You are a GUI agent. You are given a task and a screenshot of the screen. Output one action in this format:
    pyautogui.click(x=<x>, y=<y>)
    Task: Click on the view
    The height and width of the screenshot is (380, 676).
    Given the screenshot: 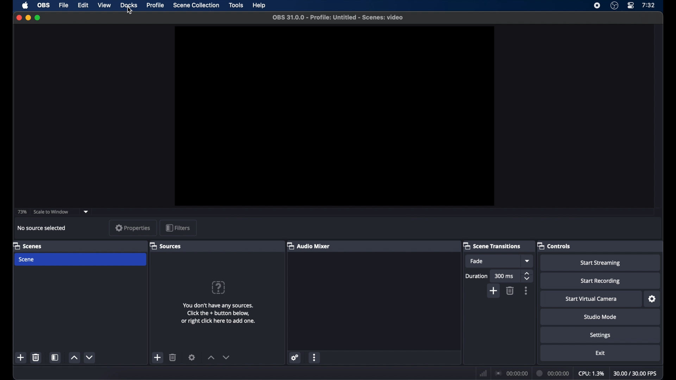 What is the action you would take?
    pyautogui.click(x=104, y=5)
    